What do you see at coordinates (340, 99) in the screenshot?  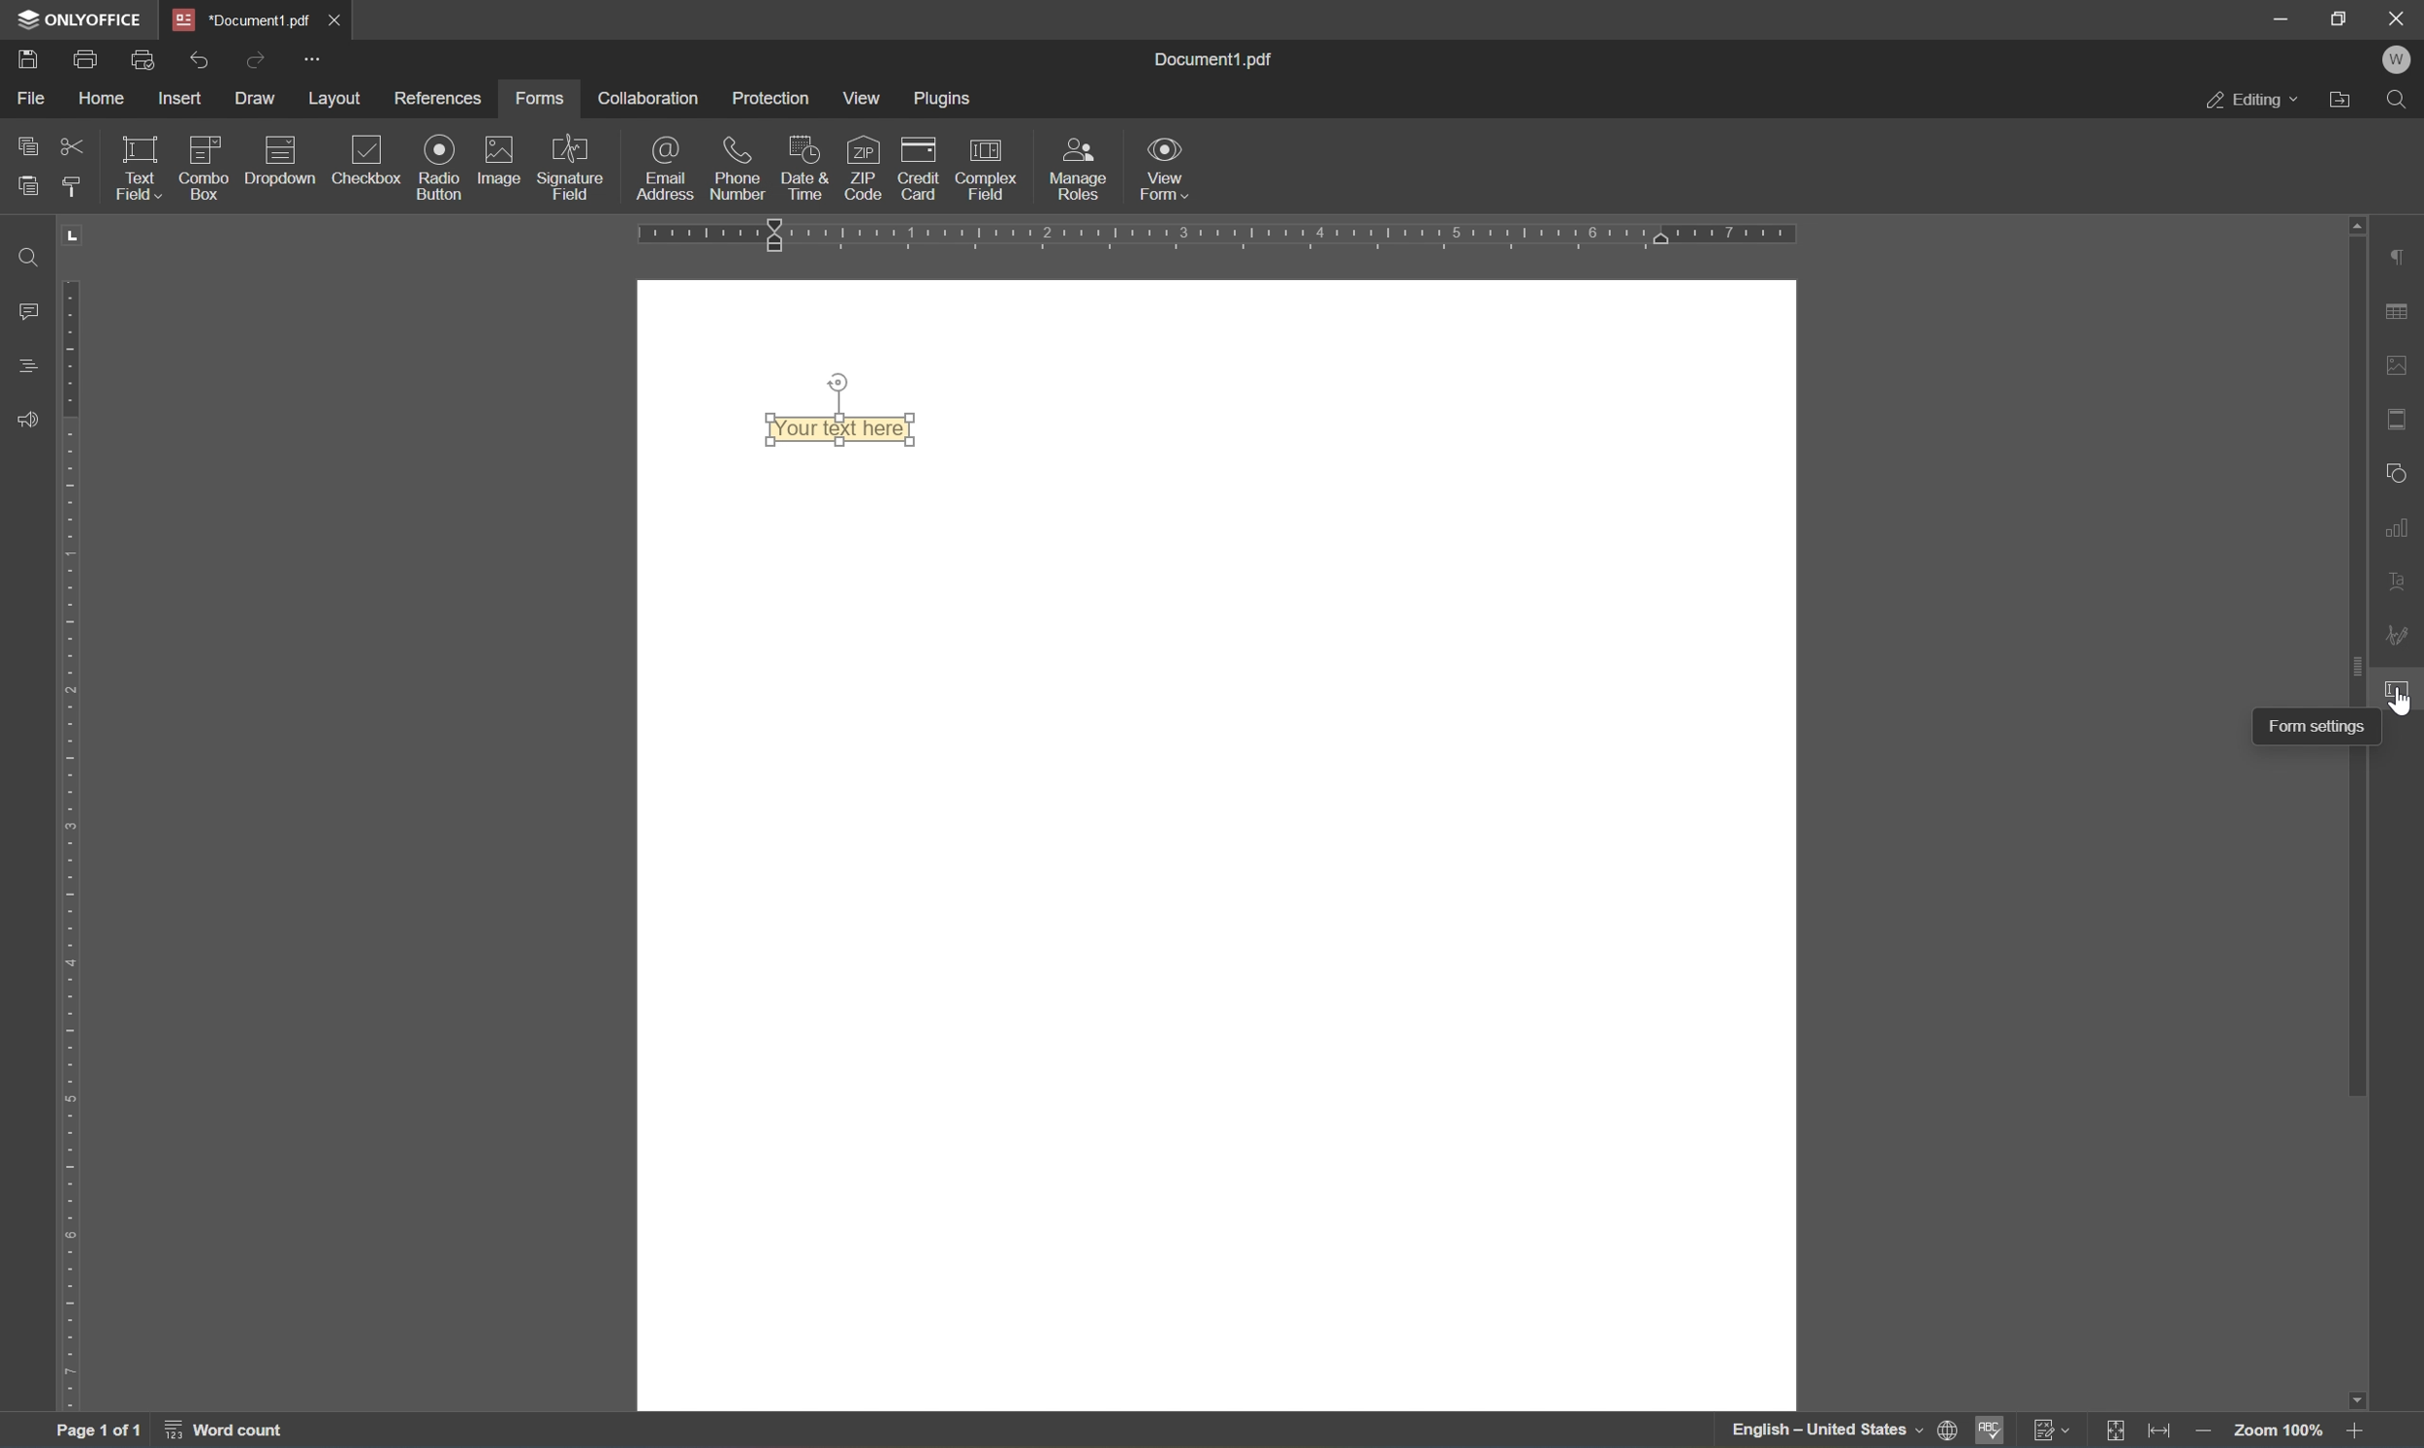 I see `layout` at bounding box center [340, 99].